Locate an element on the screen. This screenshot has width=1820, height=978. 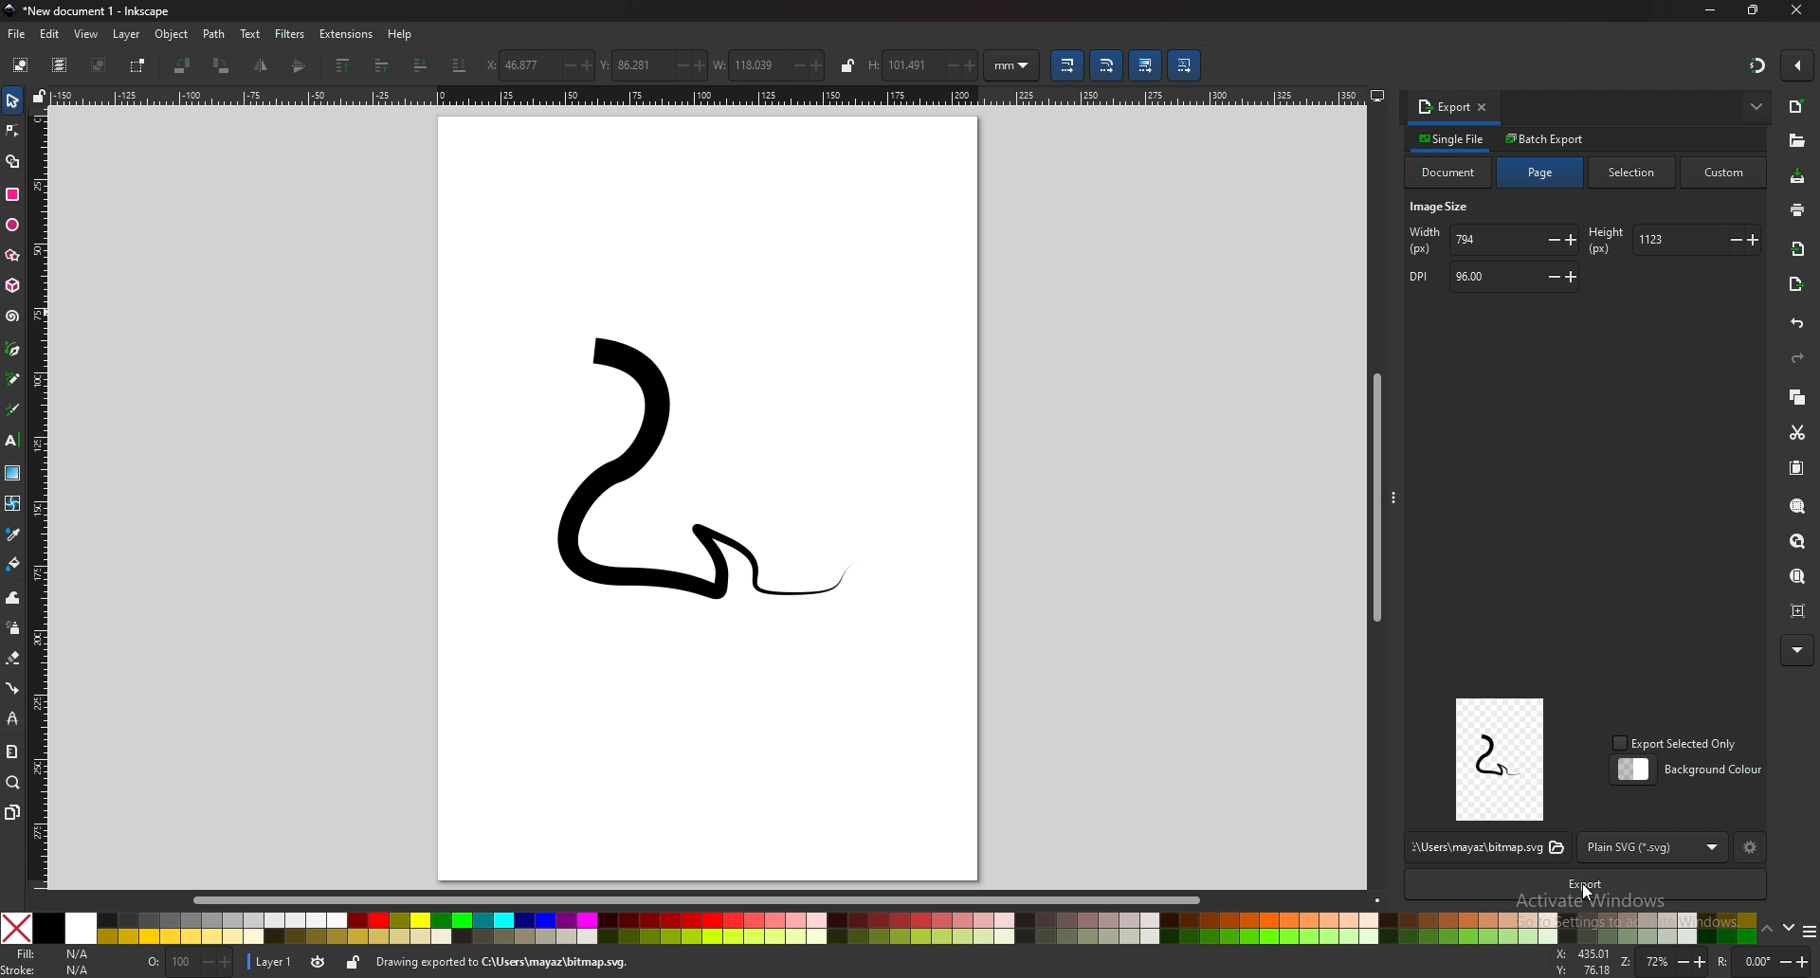
select all in all layers is located at coordinates (59, 65).